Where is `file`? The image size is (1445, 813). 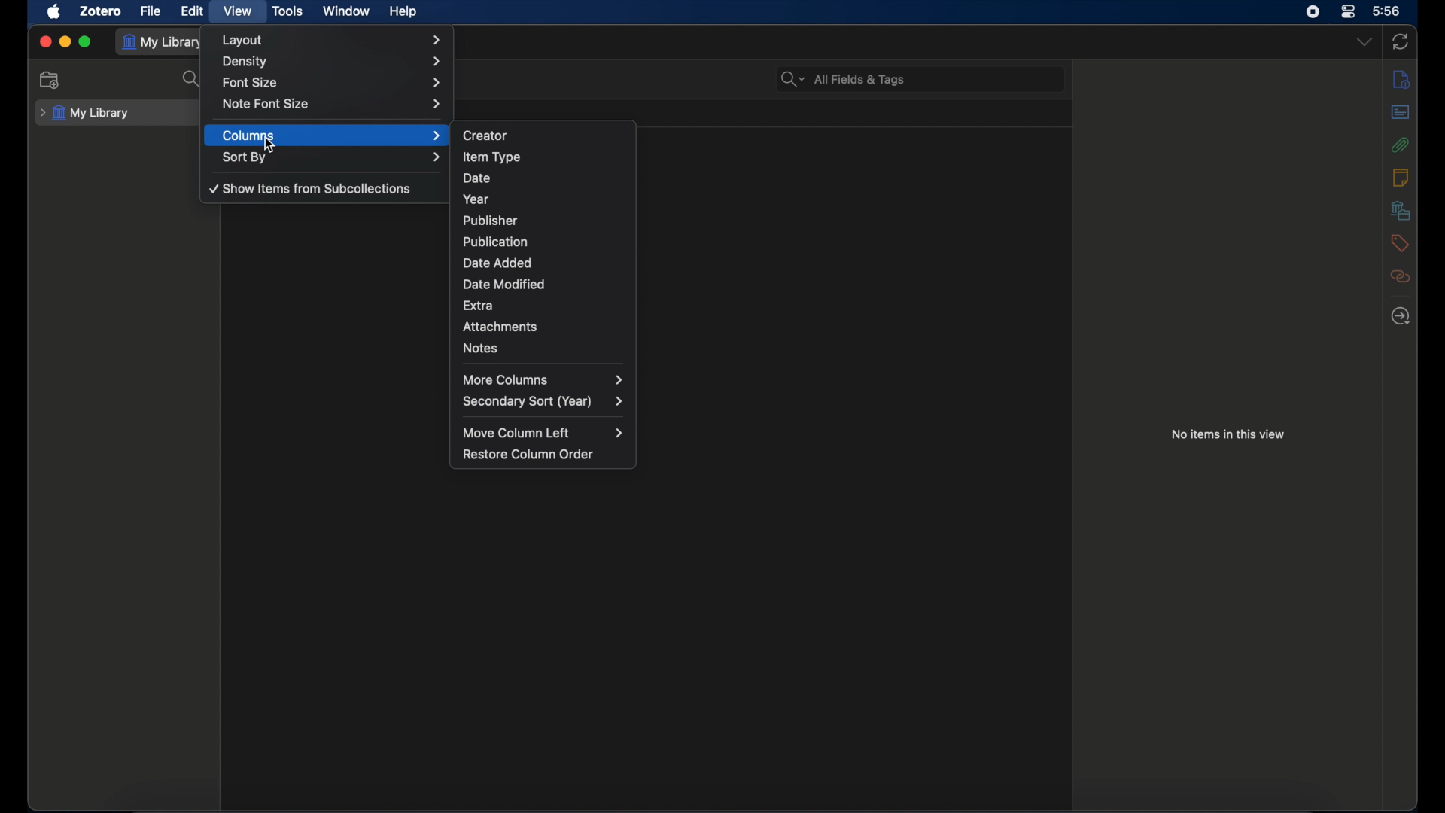 file is located at coordinates (150, 11).